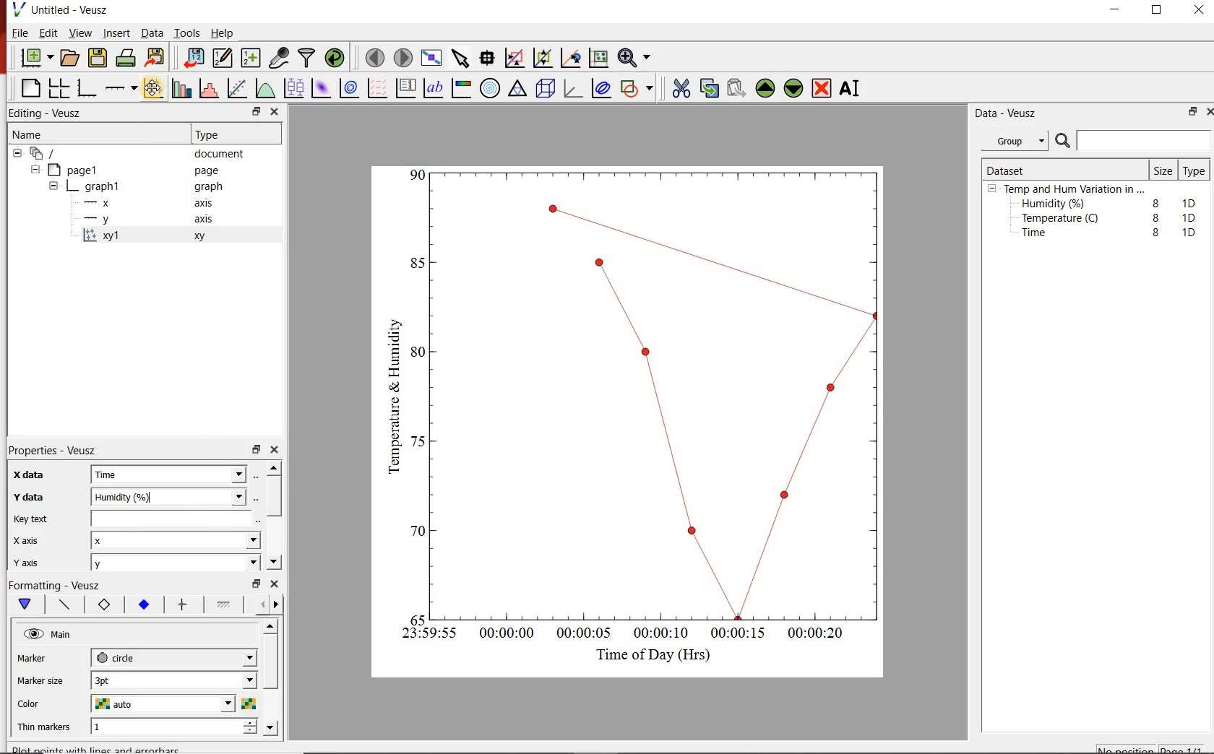 This screenshot has width=1214, height=754. What do you see at coordinates (216, 681) in the screenshot?
I see `Marker size dropdown` at bounding box center [216, 681].